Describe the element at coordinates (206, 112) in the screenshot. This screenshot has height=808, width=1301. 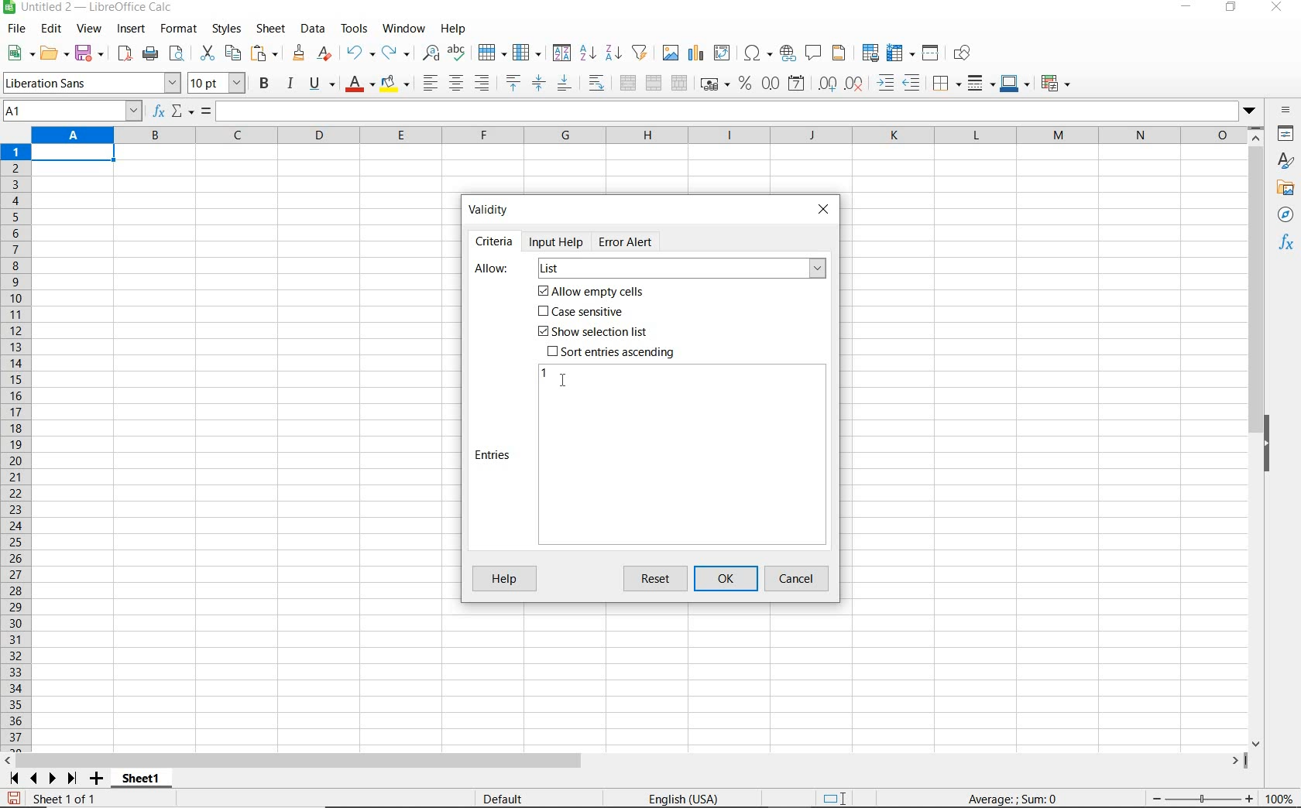
I see `formula` at that location.